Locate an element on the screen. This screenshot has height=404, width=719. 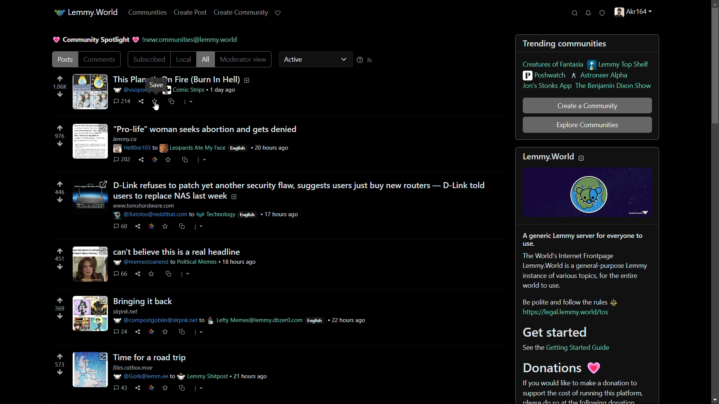
scroll bar is located at coordinates (715, 68).